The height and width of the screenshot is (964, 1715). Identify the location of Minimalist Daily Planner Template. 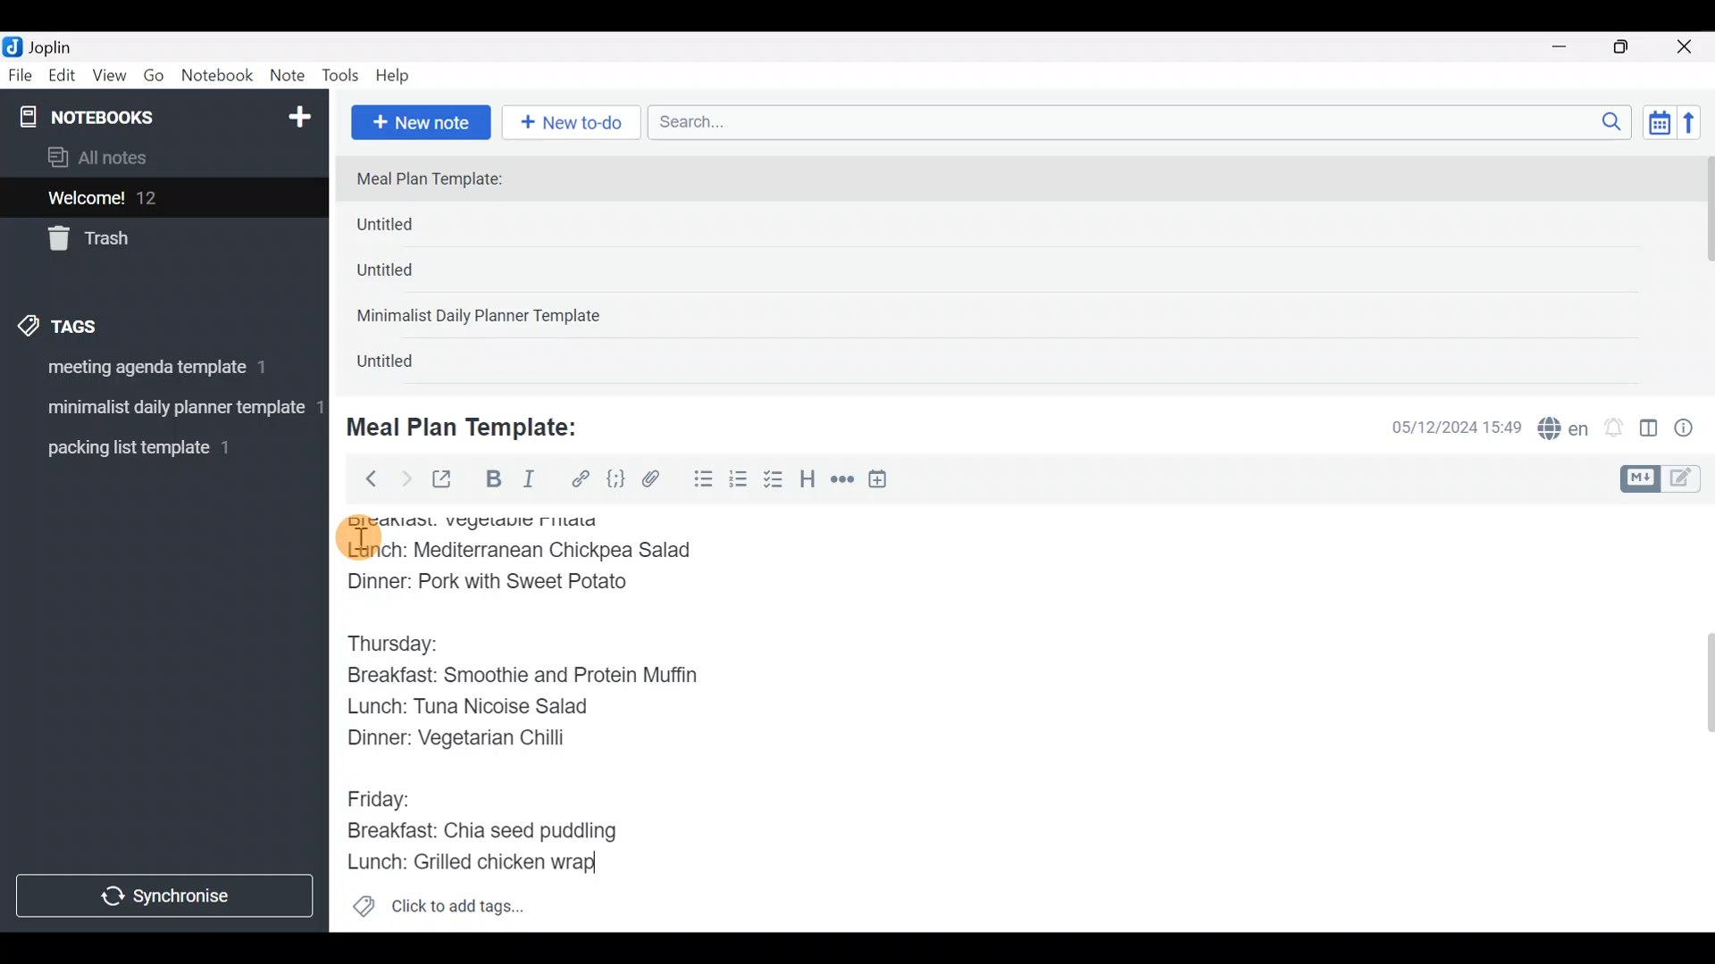
(484, 318).